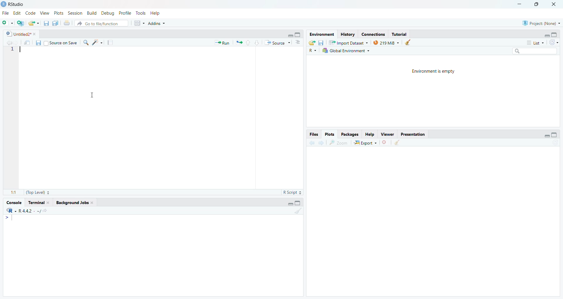 This screenshot has width=563, height=299. I want to click on Save, so click(38, 43).